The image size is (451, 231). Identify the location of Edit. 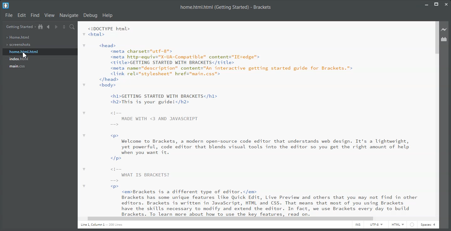
(22, 15).